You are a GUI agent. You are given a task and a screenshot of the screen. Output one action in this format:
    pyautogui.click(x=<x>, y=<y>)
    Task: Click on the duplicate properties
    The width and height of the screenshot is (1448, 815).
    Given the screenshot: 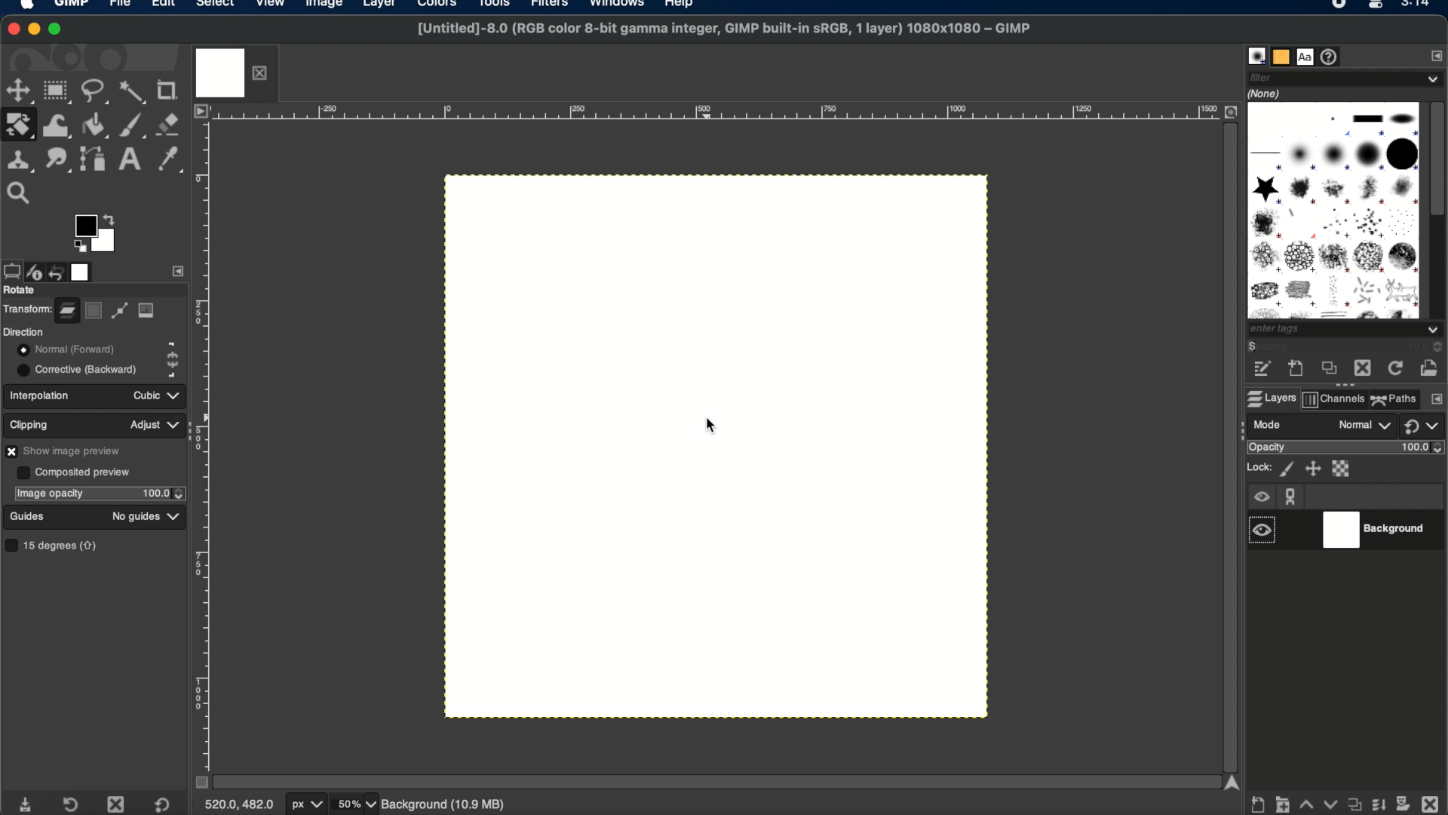 What is the action you would take?
    pyautogui.click(x=1352, y=801)
    